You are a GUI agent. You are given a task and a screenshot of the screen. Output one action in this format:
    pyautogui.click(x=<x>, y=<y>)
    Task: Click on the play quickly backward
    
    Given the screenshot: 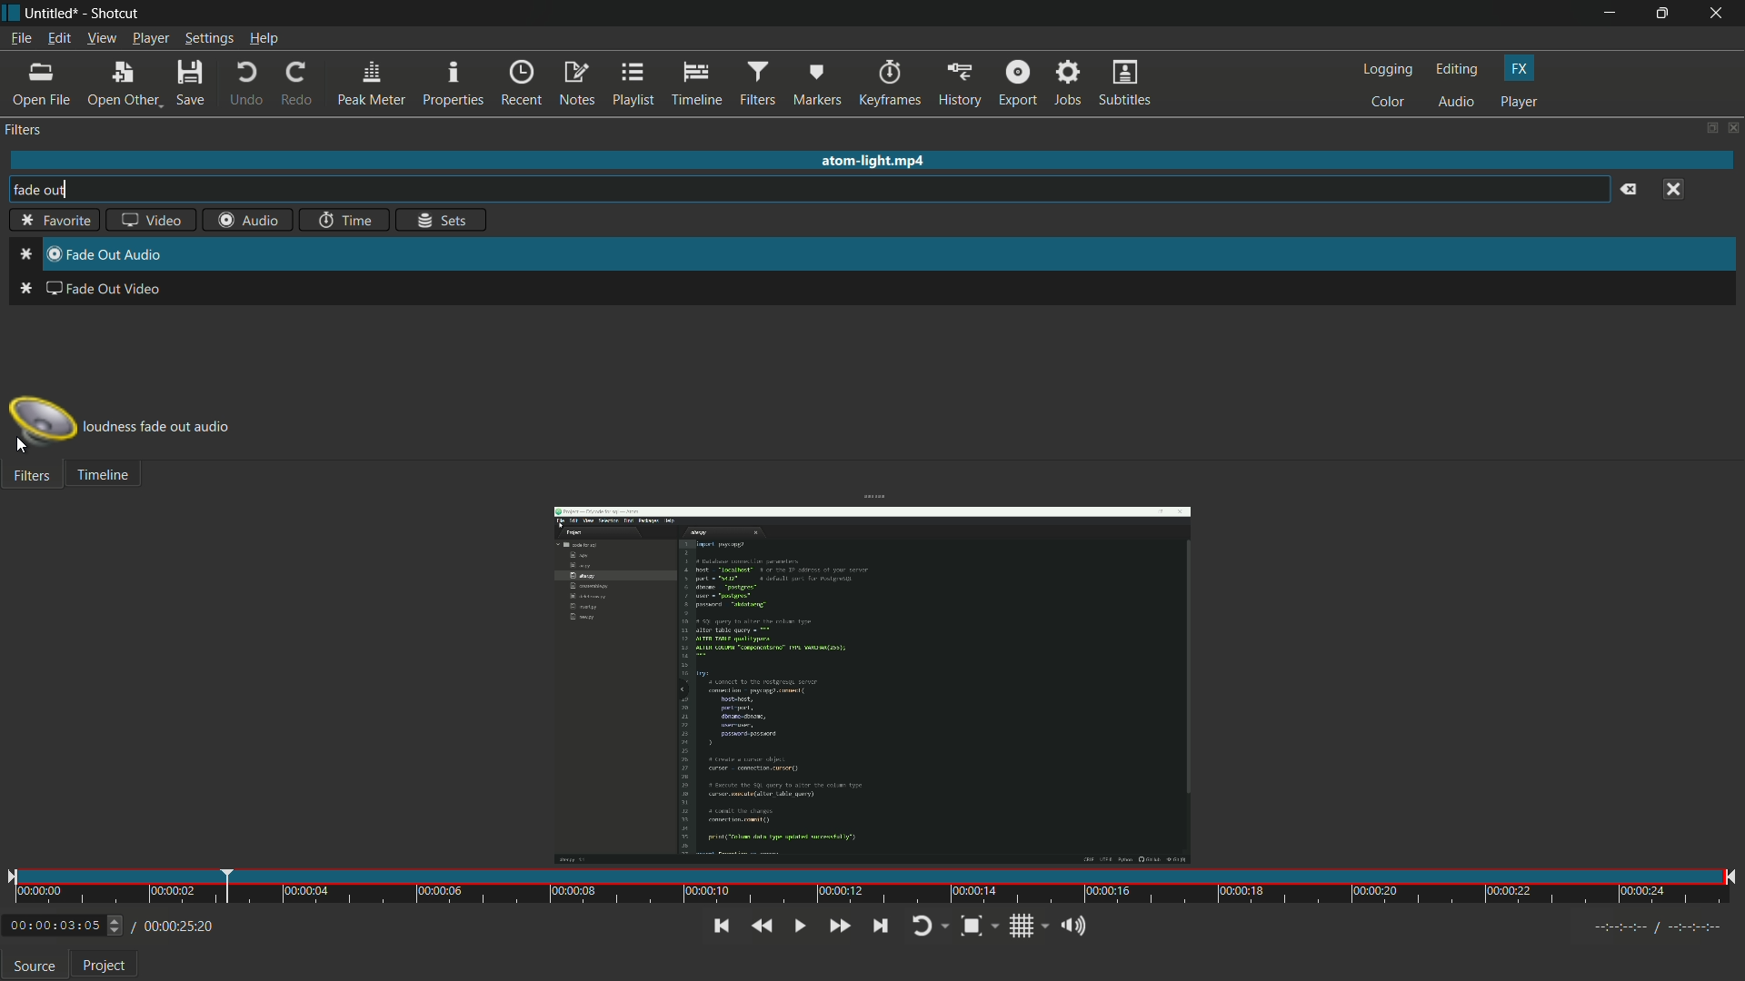 What is the action you would take?
    pyautogui.click(x=762, y=926)
    